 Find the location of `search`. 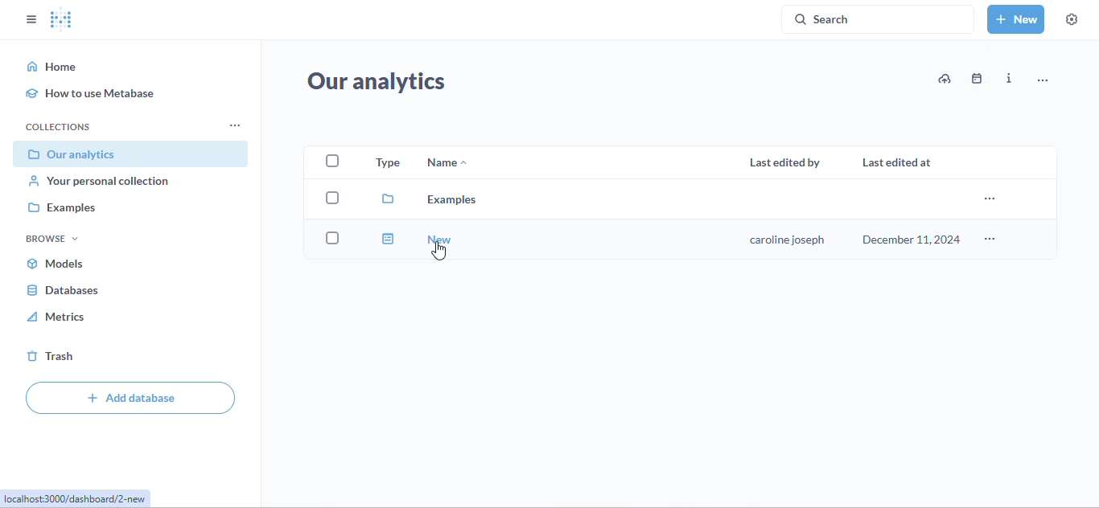

search is located at coordinates (878, 18).